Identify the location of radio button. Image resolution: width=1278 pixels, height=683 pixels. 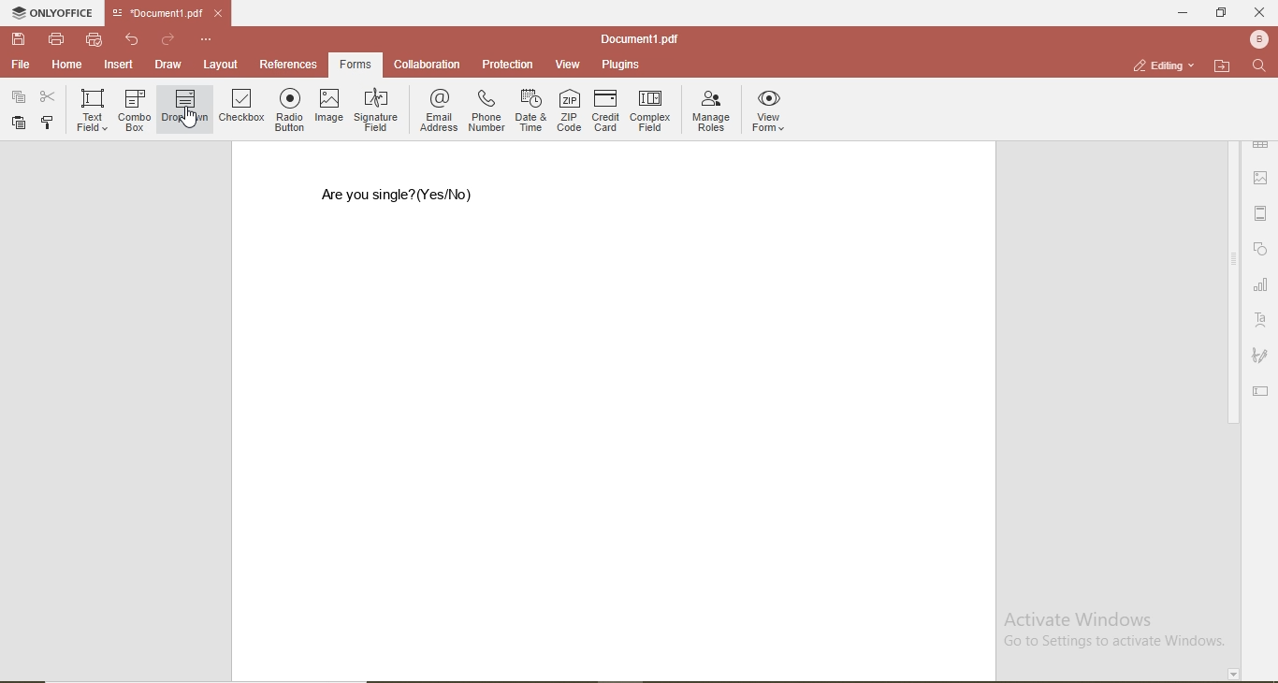
(292, 108).